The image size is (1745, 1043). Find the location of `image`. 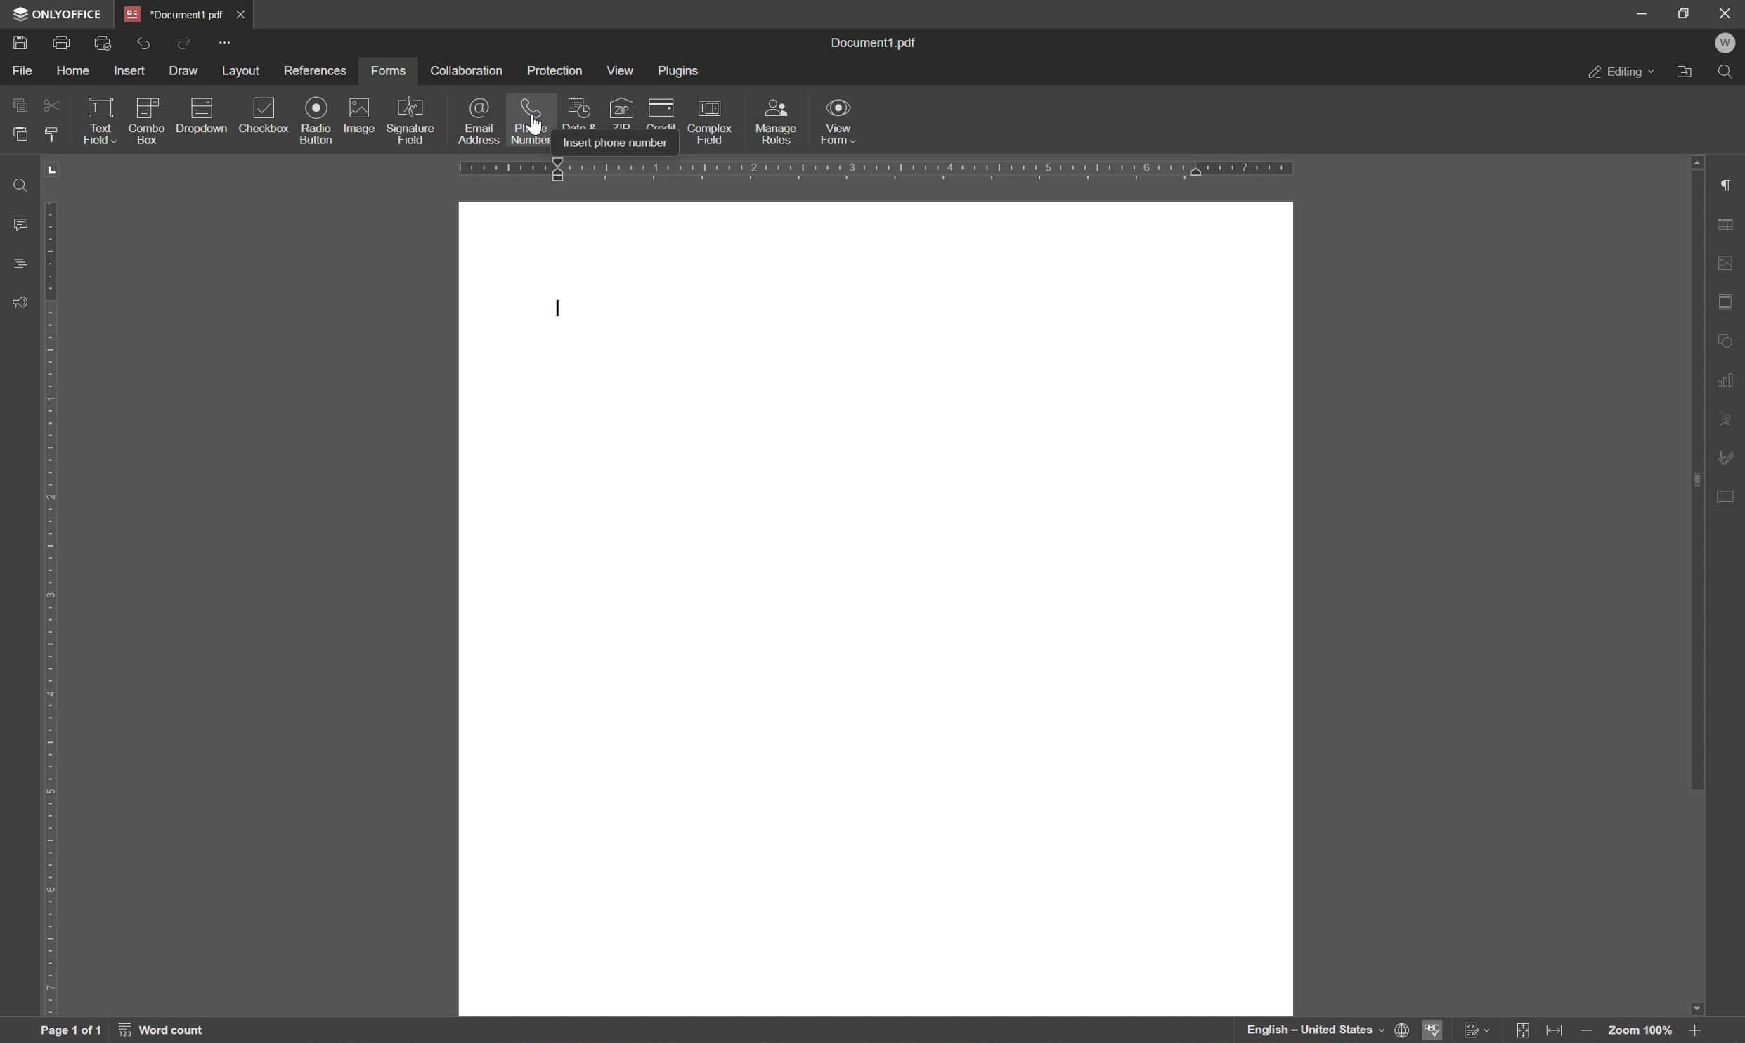

image is located at coordinates (363, 117).